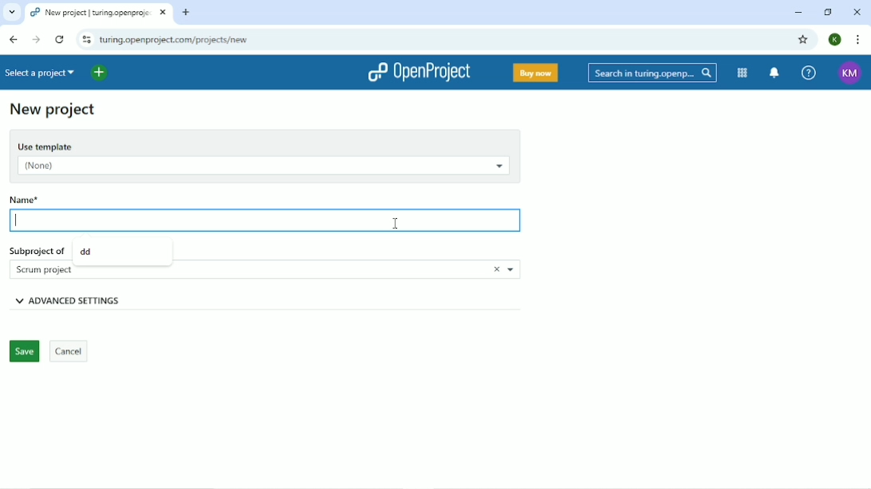 This screenshot has height=489, width=871. Describe the element at coordinates (49, 198) in the screenshot. I see `Name*` at that location.